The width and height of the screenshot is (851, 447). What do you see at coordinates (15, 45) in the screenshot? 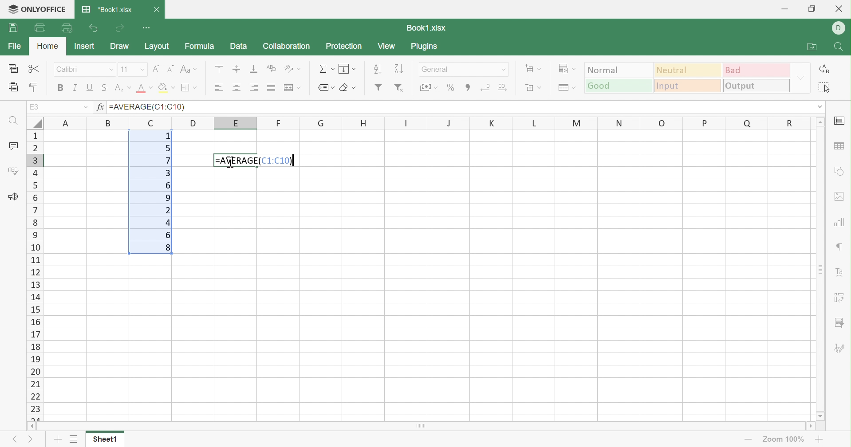
I see `File` at bounding box center [15, 45].